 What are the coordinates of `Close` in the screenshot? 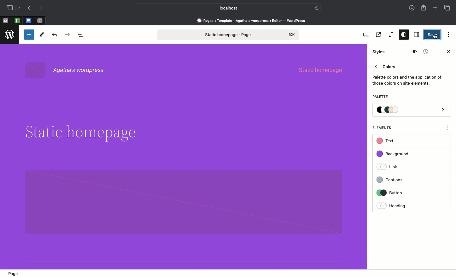 It's located at (447, 52).